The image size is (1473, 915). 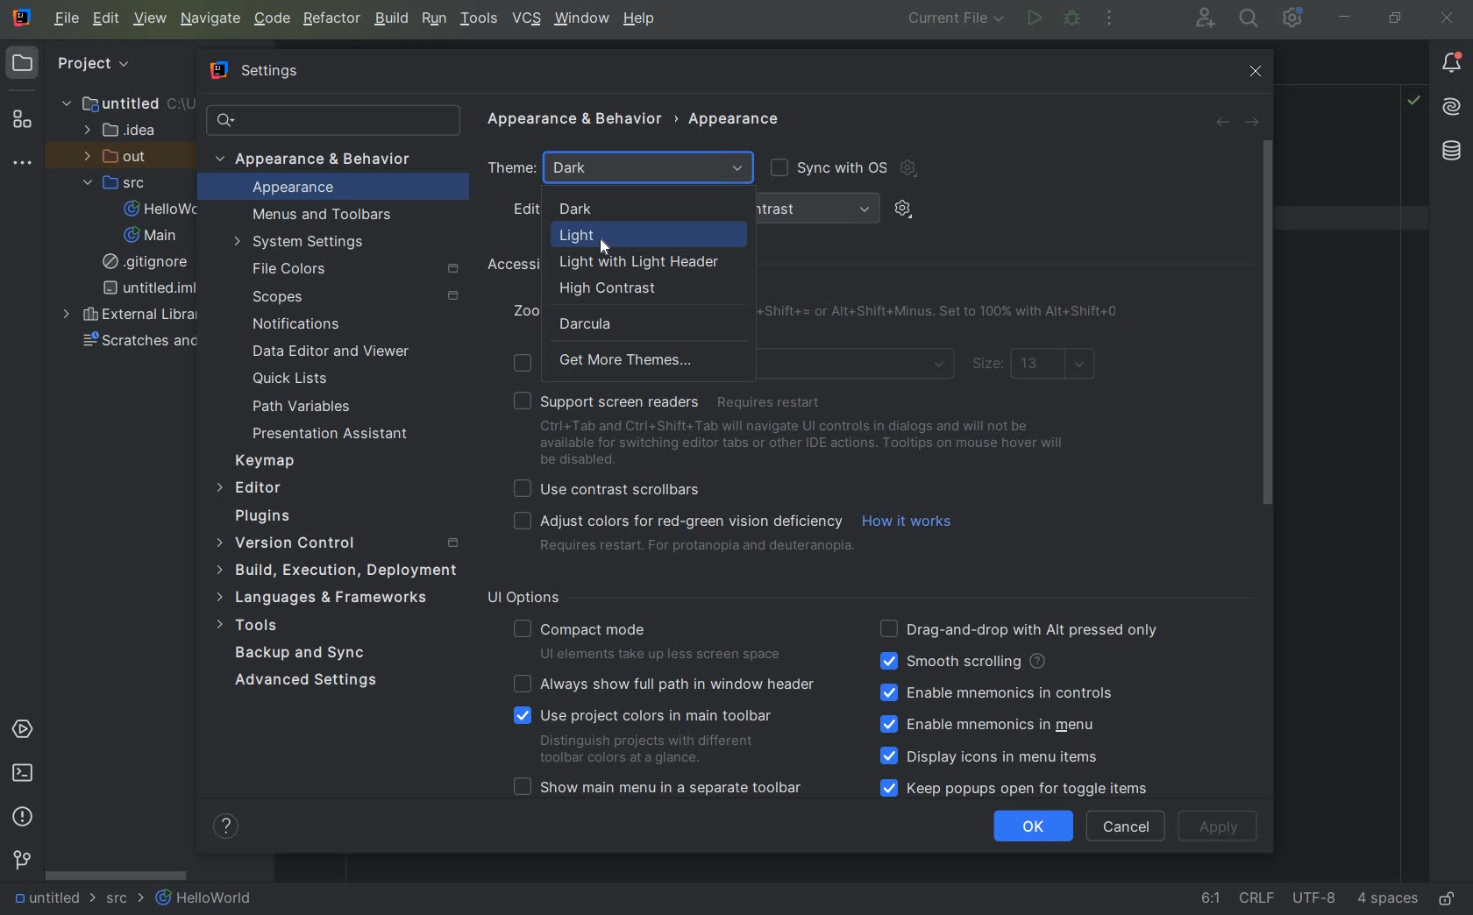 I want to click on BUILD, EXECUTION, DEPLOYMENT, so click(x=335, y=570).